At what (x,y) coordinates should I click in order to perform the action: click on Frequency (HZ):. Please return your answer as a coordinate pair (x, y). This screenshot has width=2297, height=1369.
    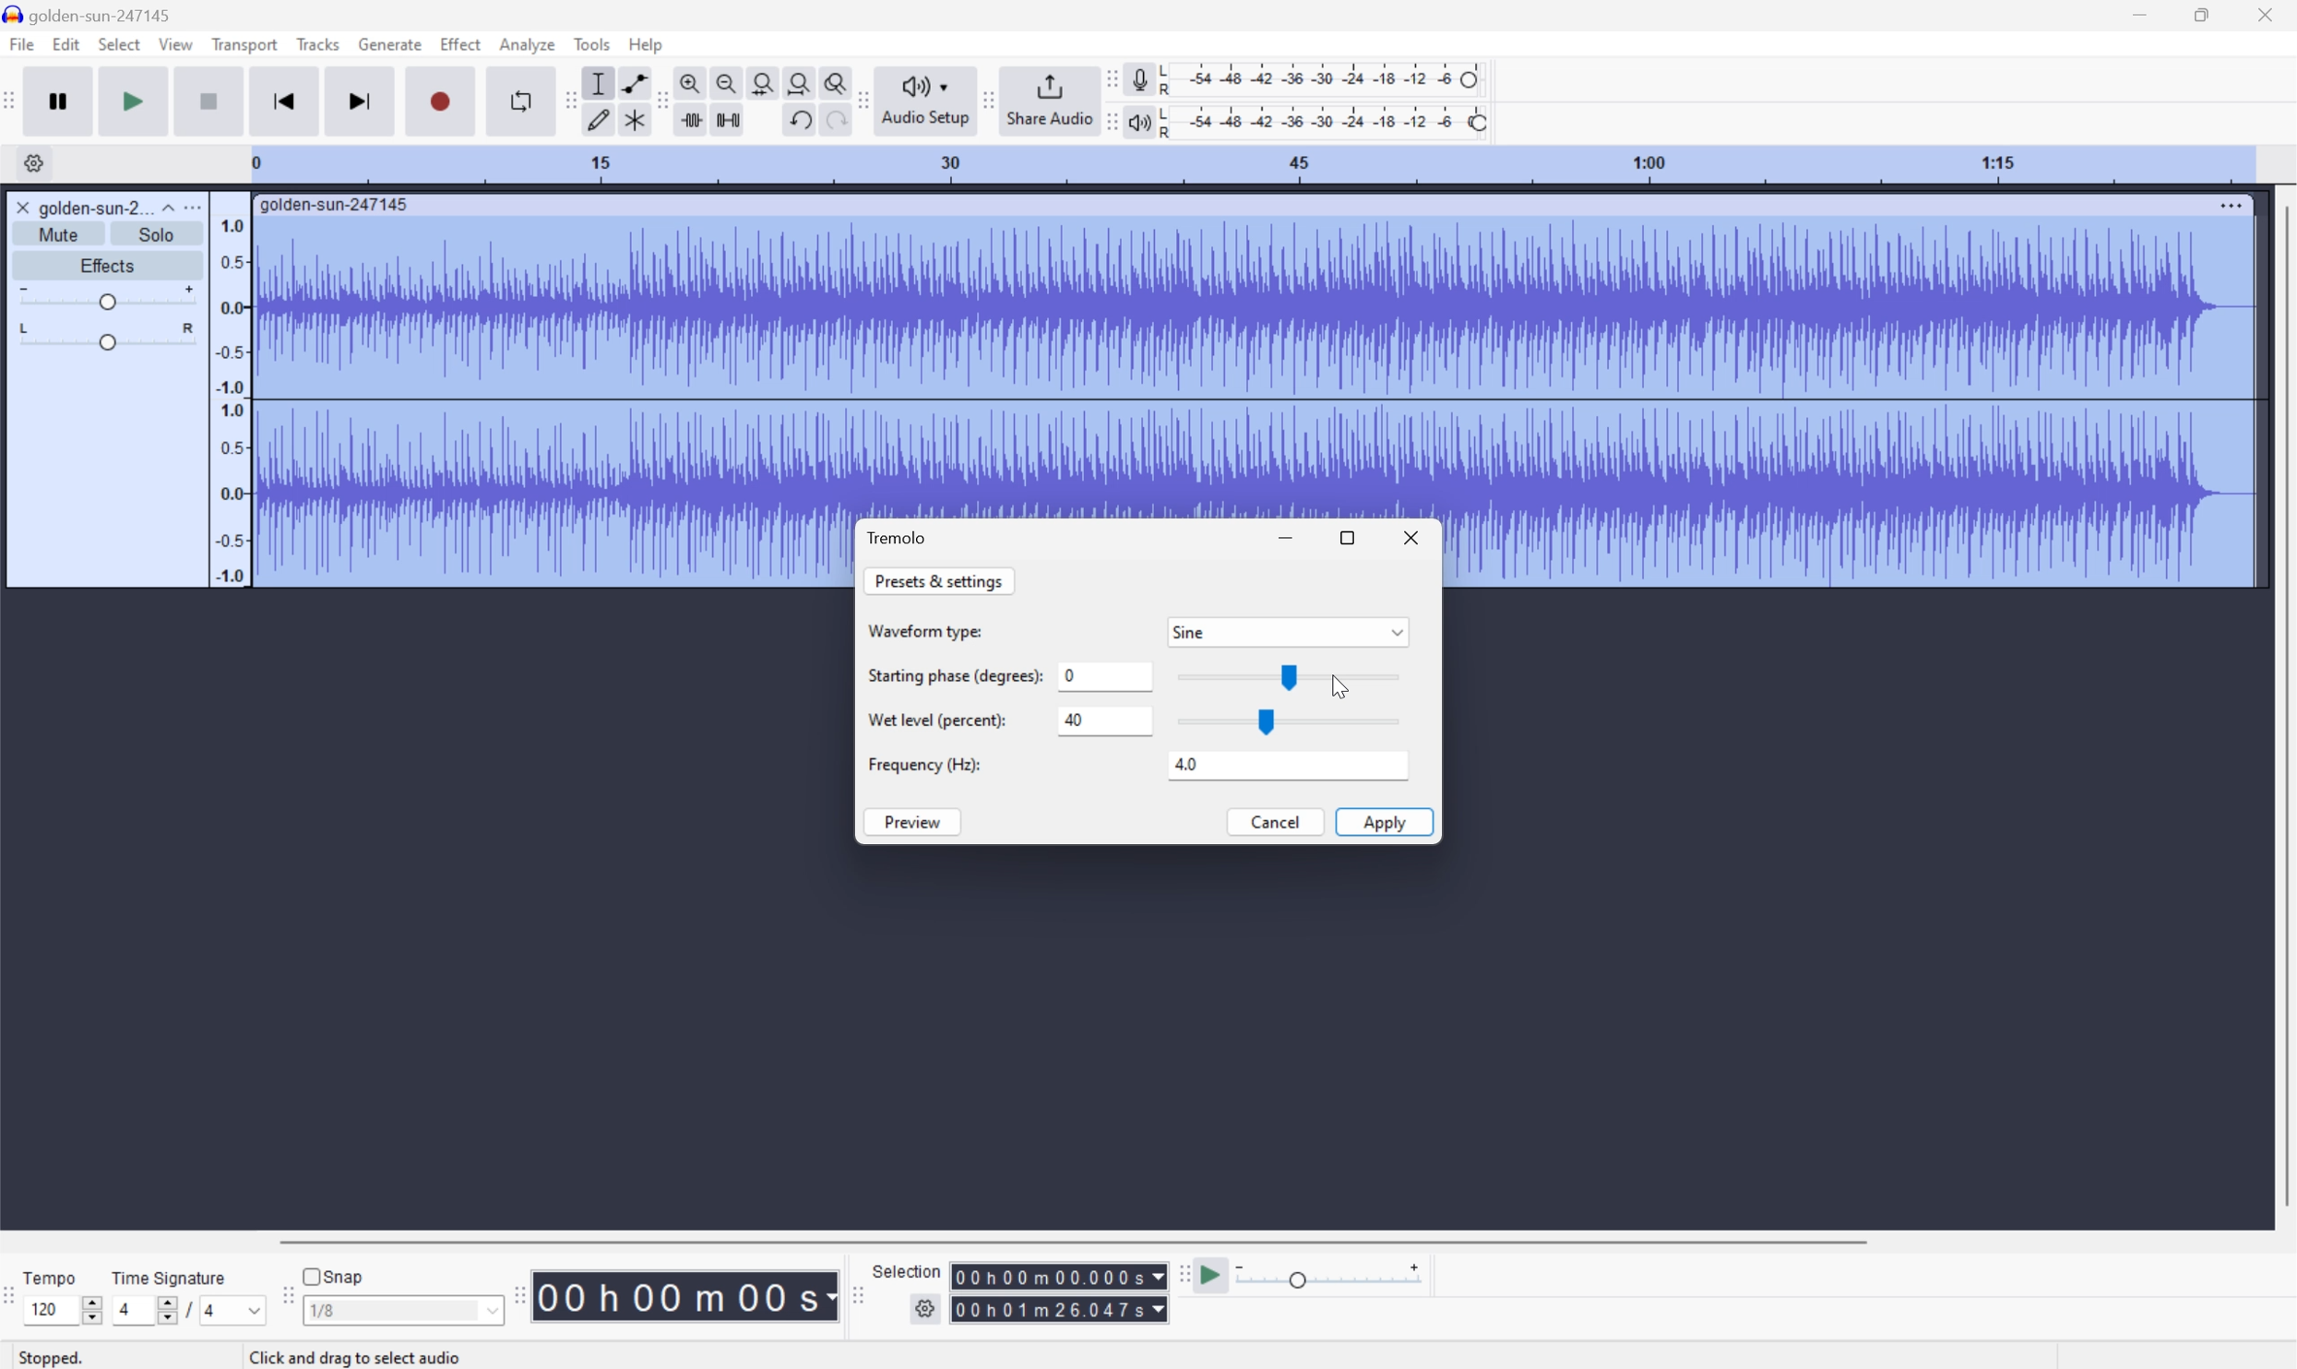
    Looking at the image, I should click on (926, 765).